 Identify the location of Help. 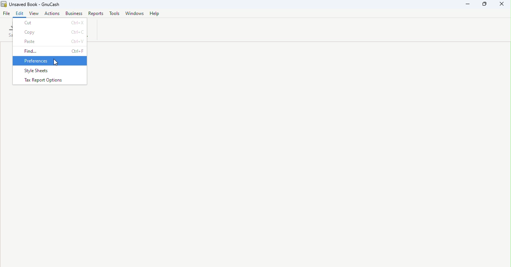
(159, 12).